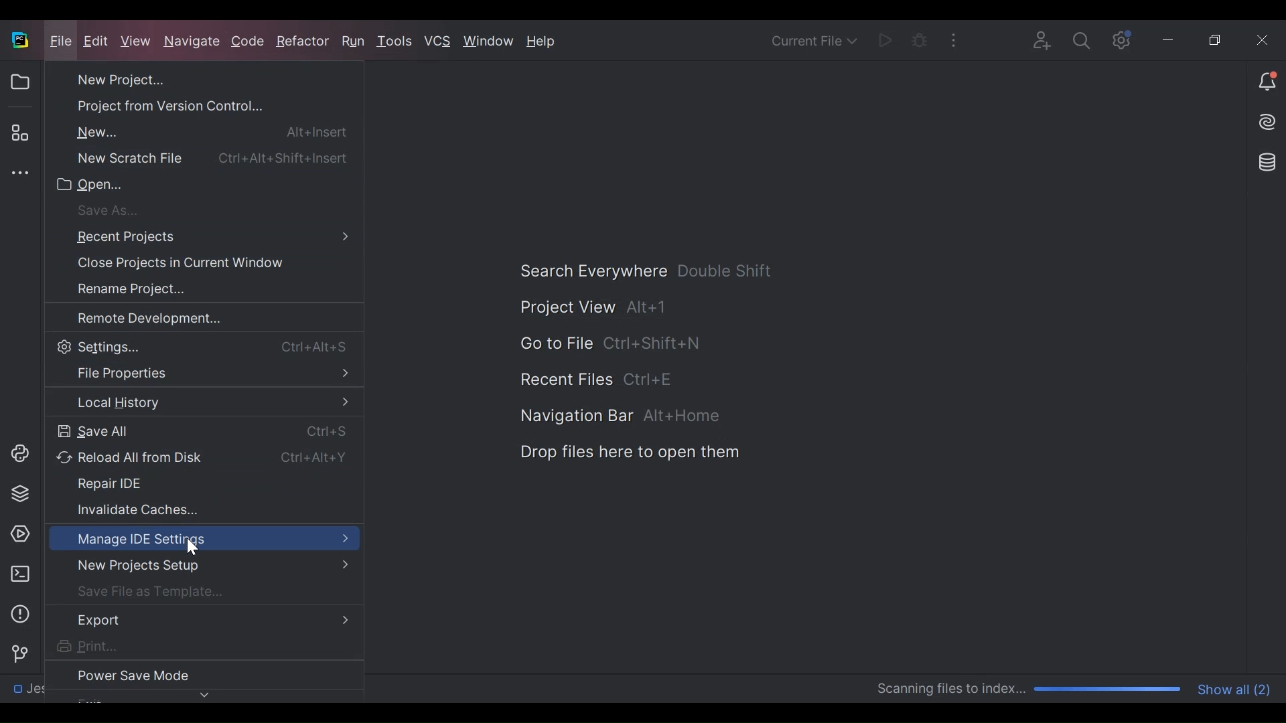 The height and width of the screenshot is (723, 1286). What do you see at coordinates (182, 289) in the screenshot?
I see `Rename Project` at bounding box center [182, 289].